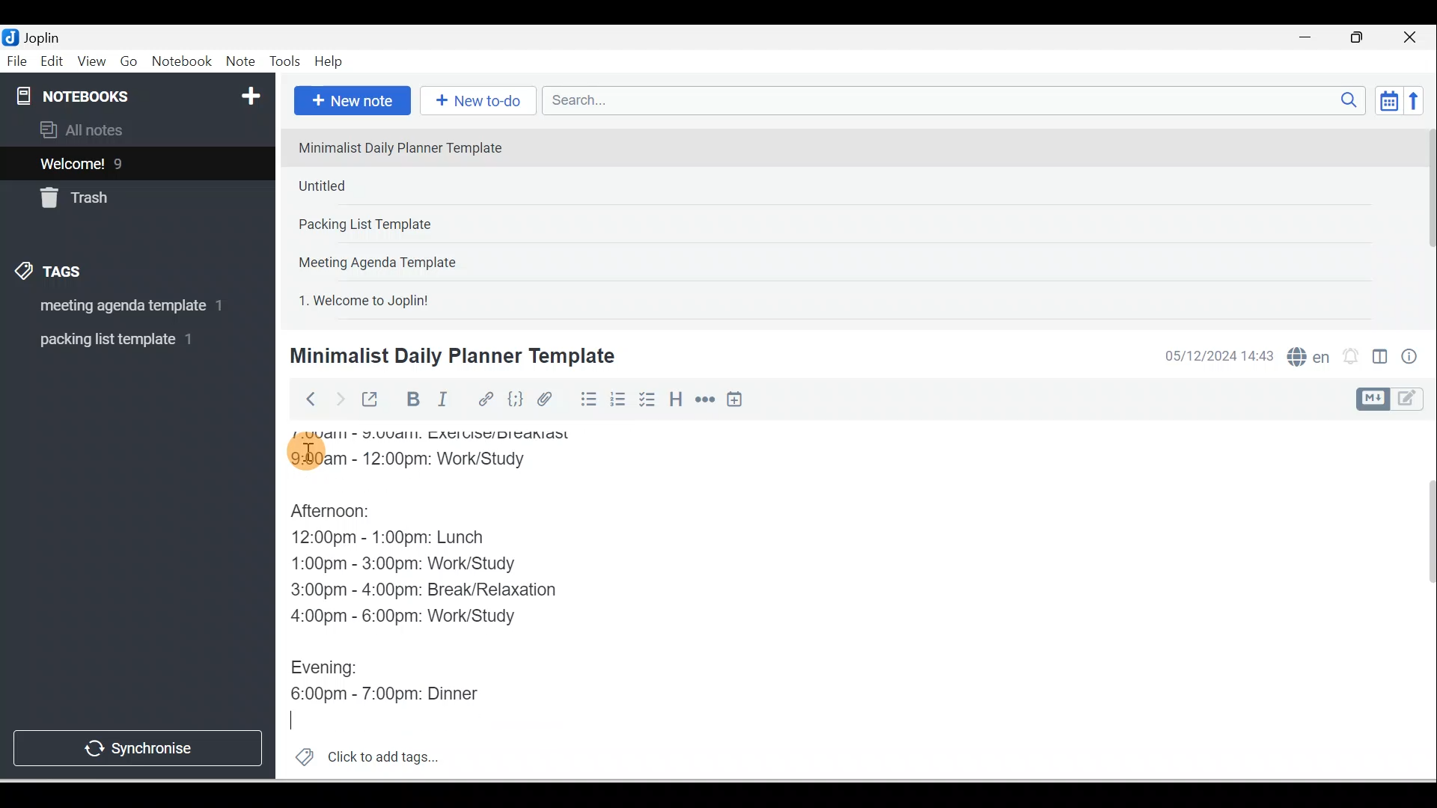 The image size is (1437, 808). I want to click on Hyperlink, so click(484, 400).